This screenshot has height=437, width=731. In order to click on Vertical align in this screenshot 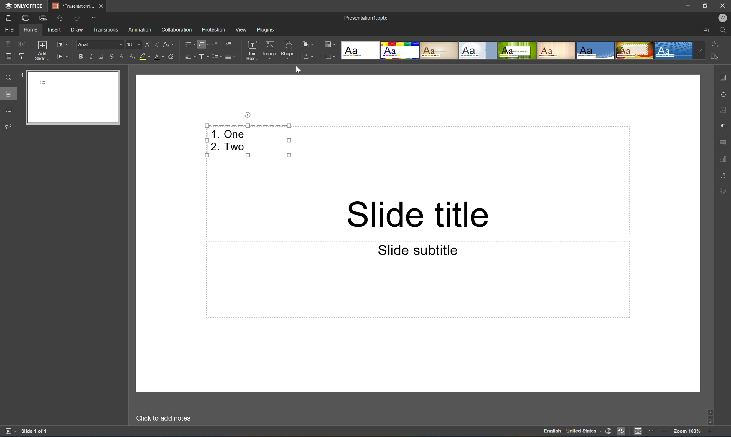, I will do `click(204, 55)`.